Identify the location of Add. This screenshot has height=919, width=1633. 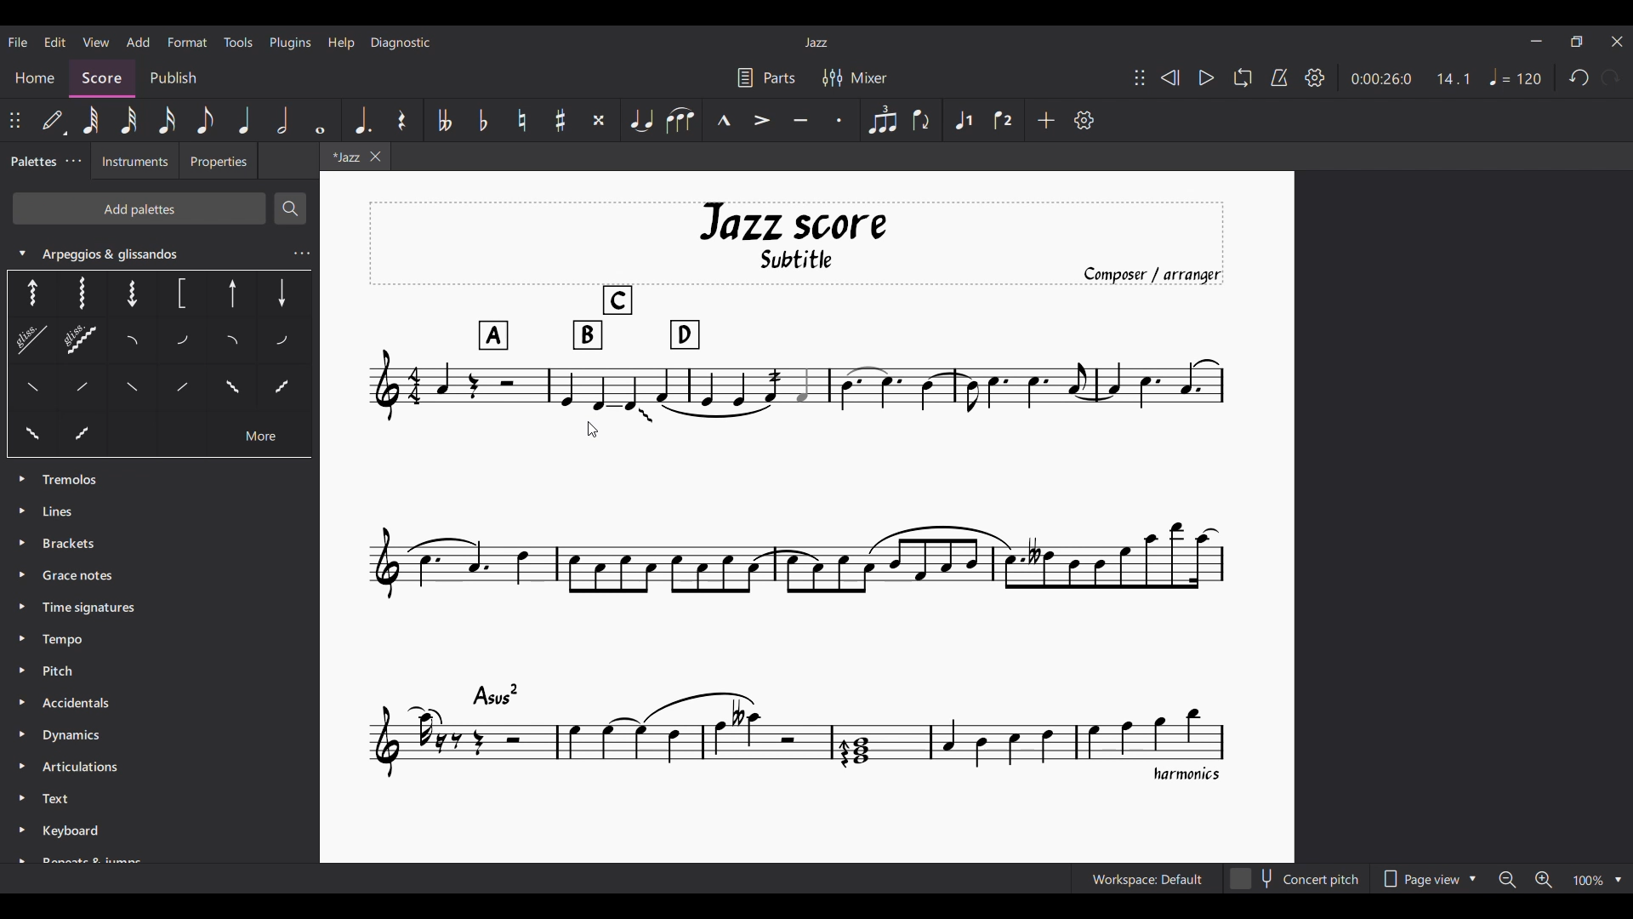
(1046, 120).